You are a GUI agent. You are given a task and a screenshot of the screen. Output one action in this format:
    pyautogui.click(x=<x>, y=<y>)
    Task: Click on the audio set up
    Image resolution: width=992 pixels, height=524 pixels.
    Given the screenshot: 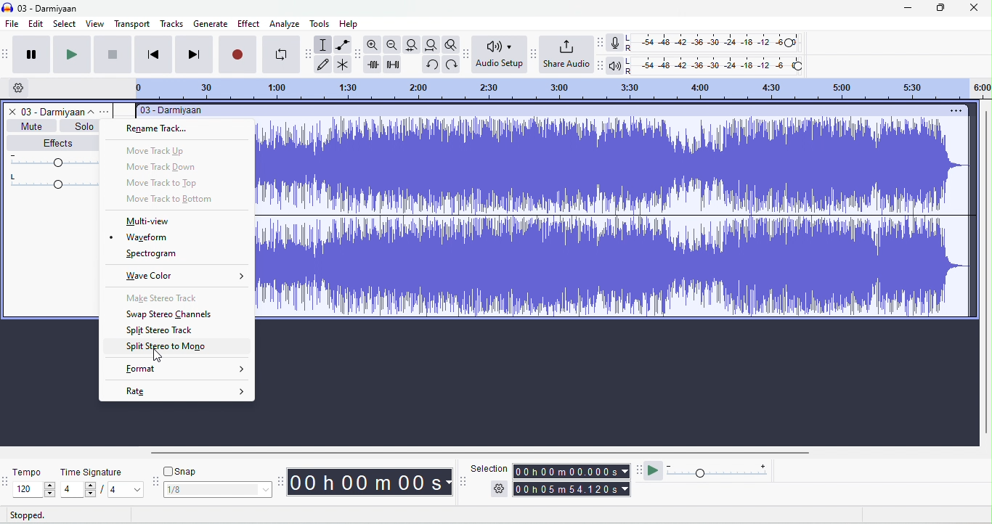 What is the action you would take?
    pyautogui.click(x=500, y=54)
    